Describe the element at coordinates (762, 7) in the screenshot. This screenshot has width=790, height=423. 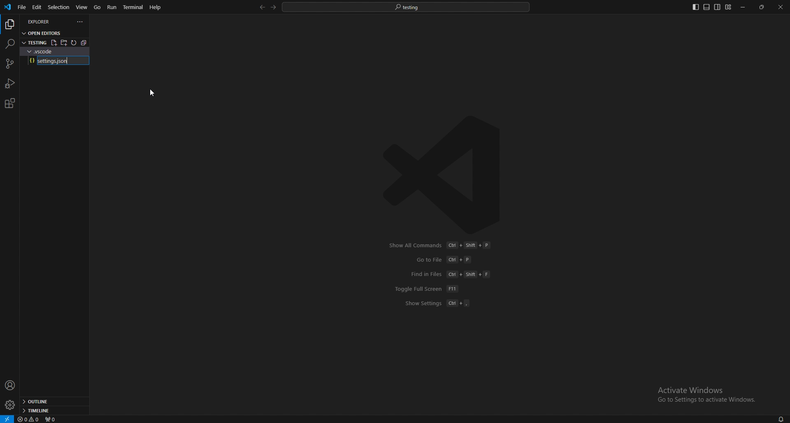
I see `resize` at that location.